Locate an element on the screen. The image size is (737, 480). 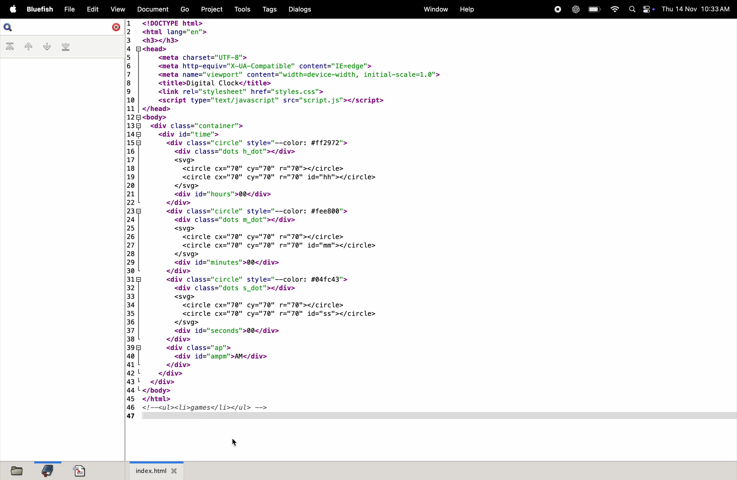
Date and time is located at coordinates (697, 9).